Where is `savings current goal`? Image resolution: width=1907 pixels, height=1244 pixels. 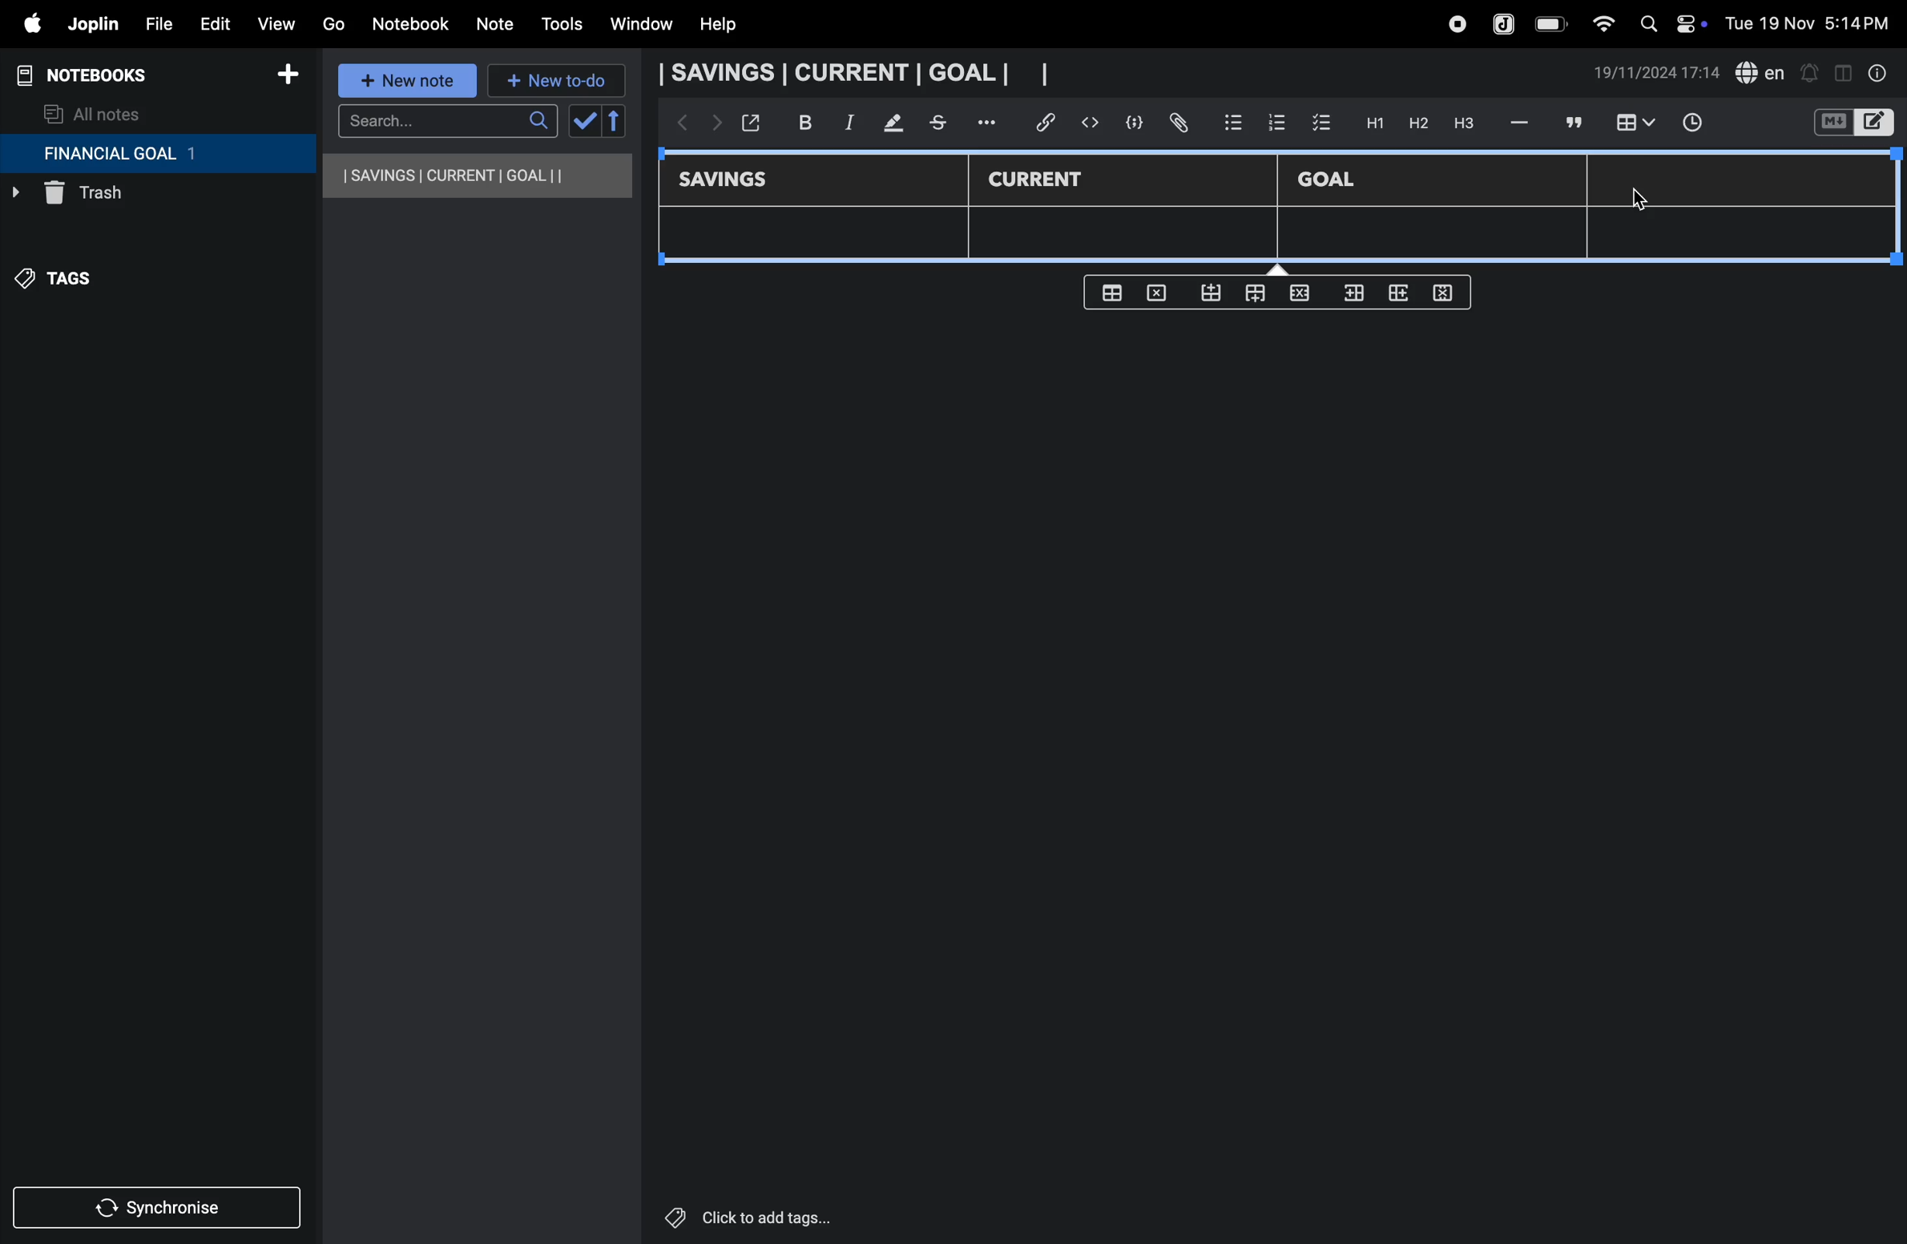
savings current goal is located at coordinates (479, 176).